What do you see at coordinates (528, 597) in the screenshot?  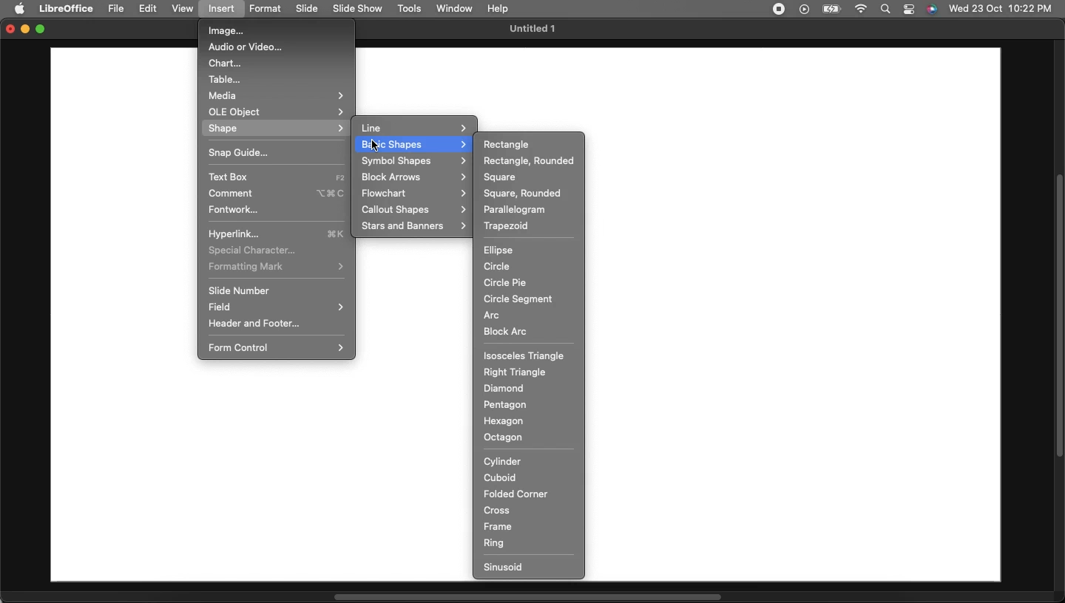 I see `Scroll` at bounding box center [528, 597].